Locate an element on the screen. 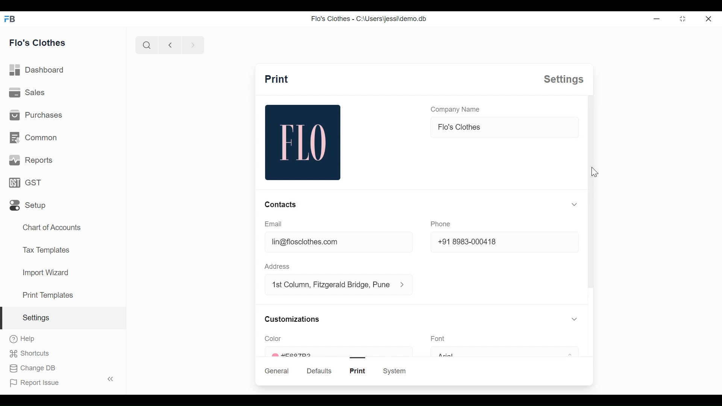 The height and width of the screenshot is (406, 722). close is located at coordinates (708, 18).